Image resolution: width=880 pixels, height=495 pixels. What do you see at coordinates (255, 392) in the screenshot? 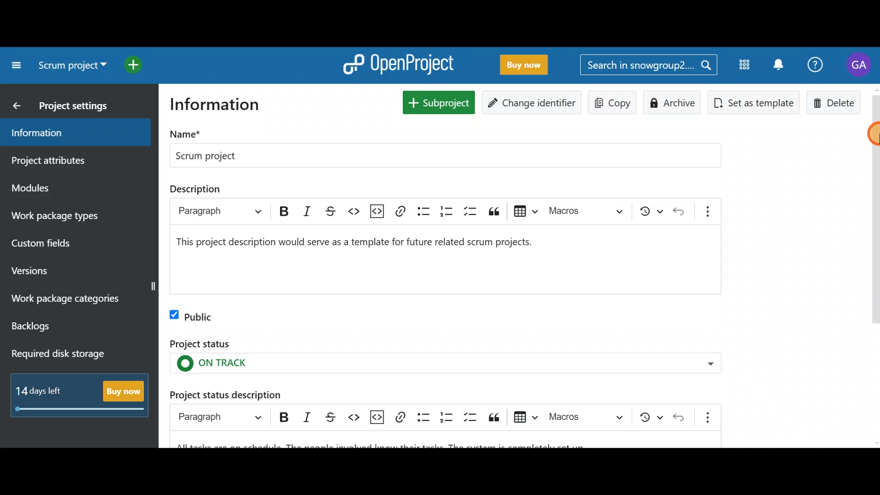
I see `Project status description` at bounding box center [255, 392].